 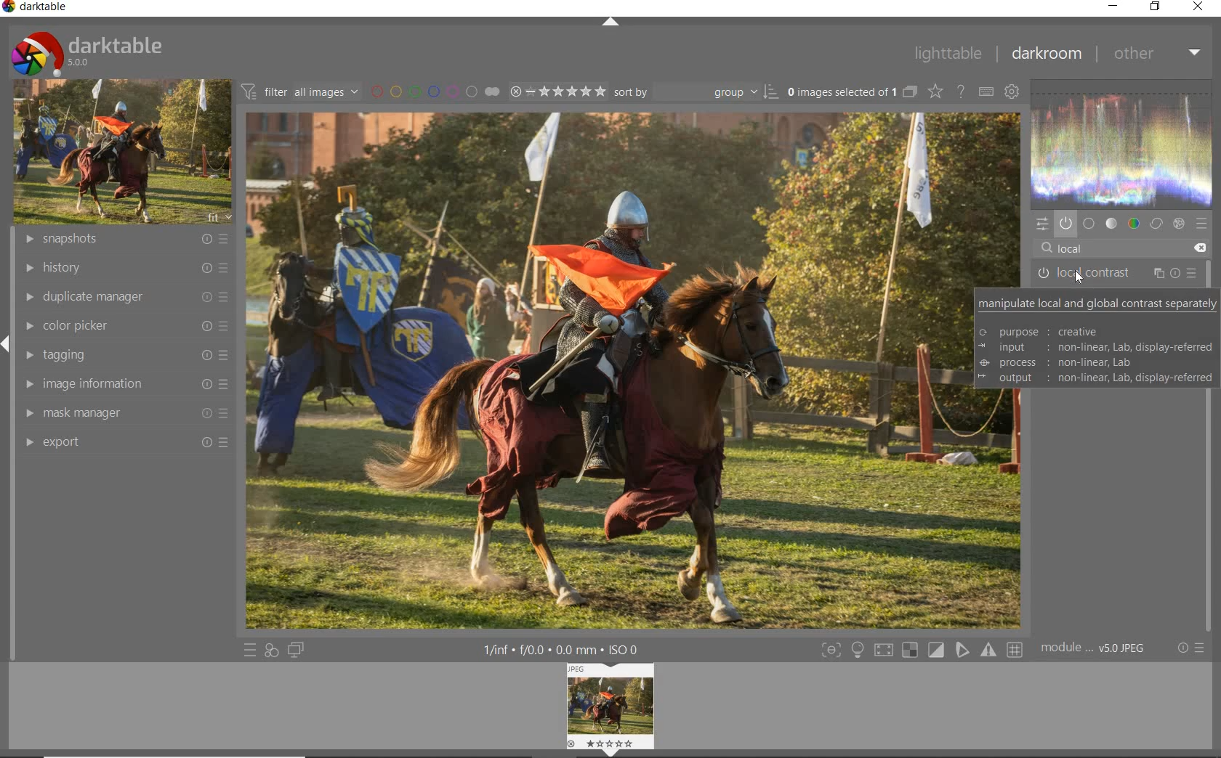 I want to click on system logo & name, so click(x=86, y=52).